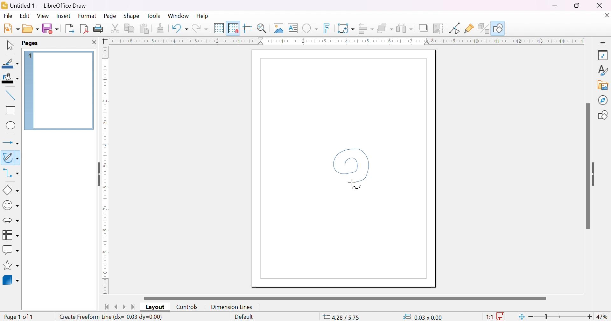 The height and width of the screenshot is (321, 611). Describe the element at coordinates (178, 16) in the screenshot. I see `window` at that location.